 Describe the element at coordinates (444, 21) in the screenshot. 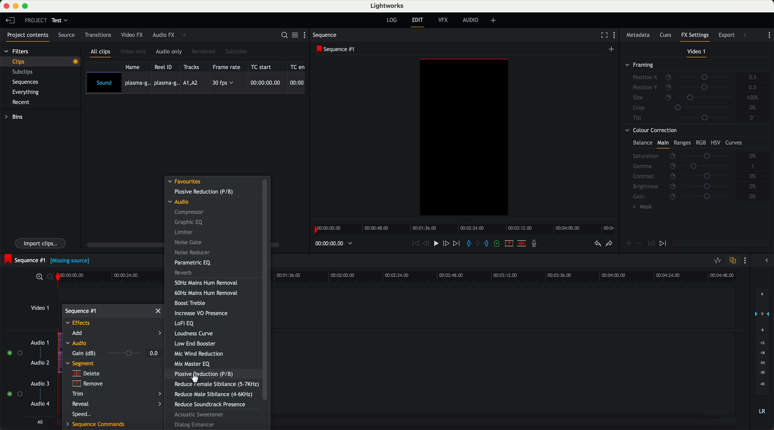

I see `VFX` at that location.